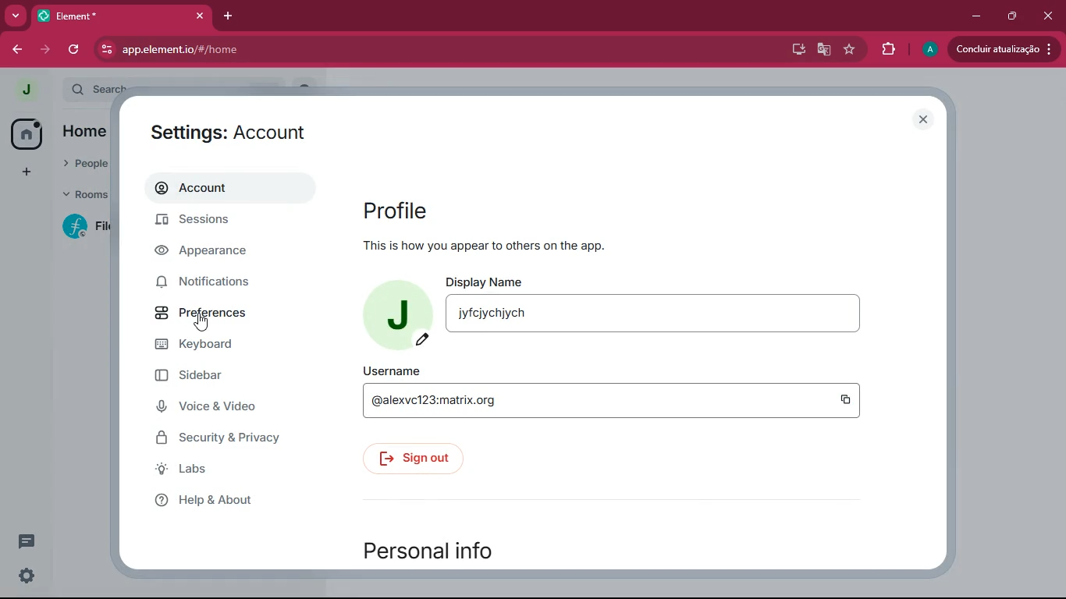  I want to click on close, so click(922, 121).